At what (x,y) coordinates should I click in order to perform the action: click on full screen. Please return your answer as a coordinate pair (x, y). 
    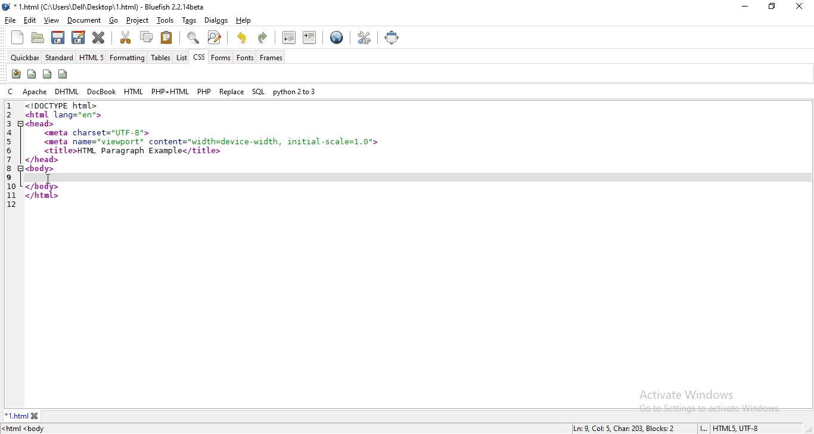
    Looking at the image, I should click on (393, 36).